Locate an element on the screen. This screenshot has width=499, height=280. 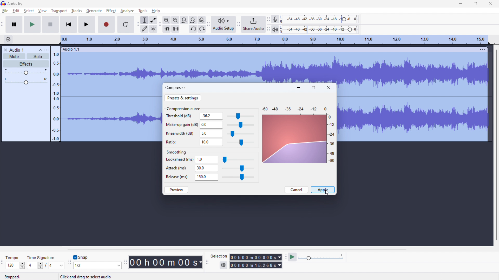
stop is located at coordinates (50, 24).